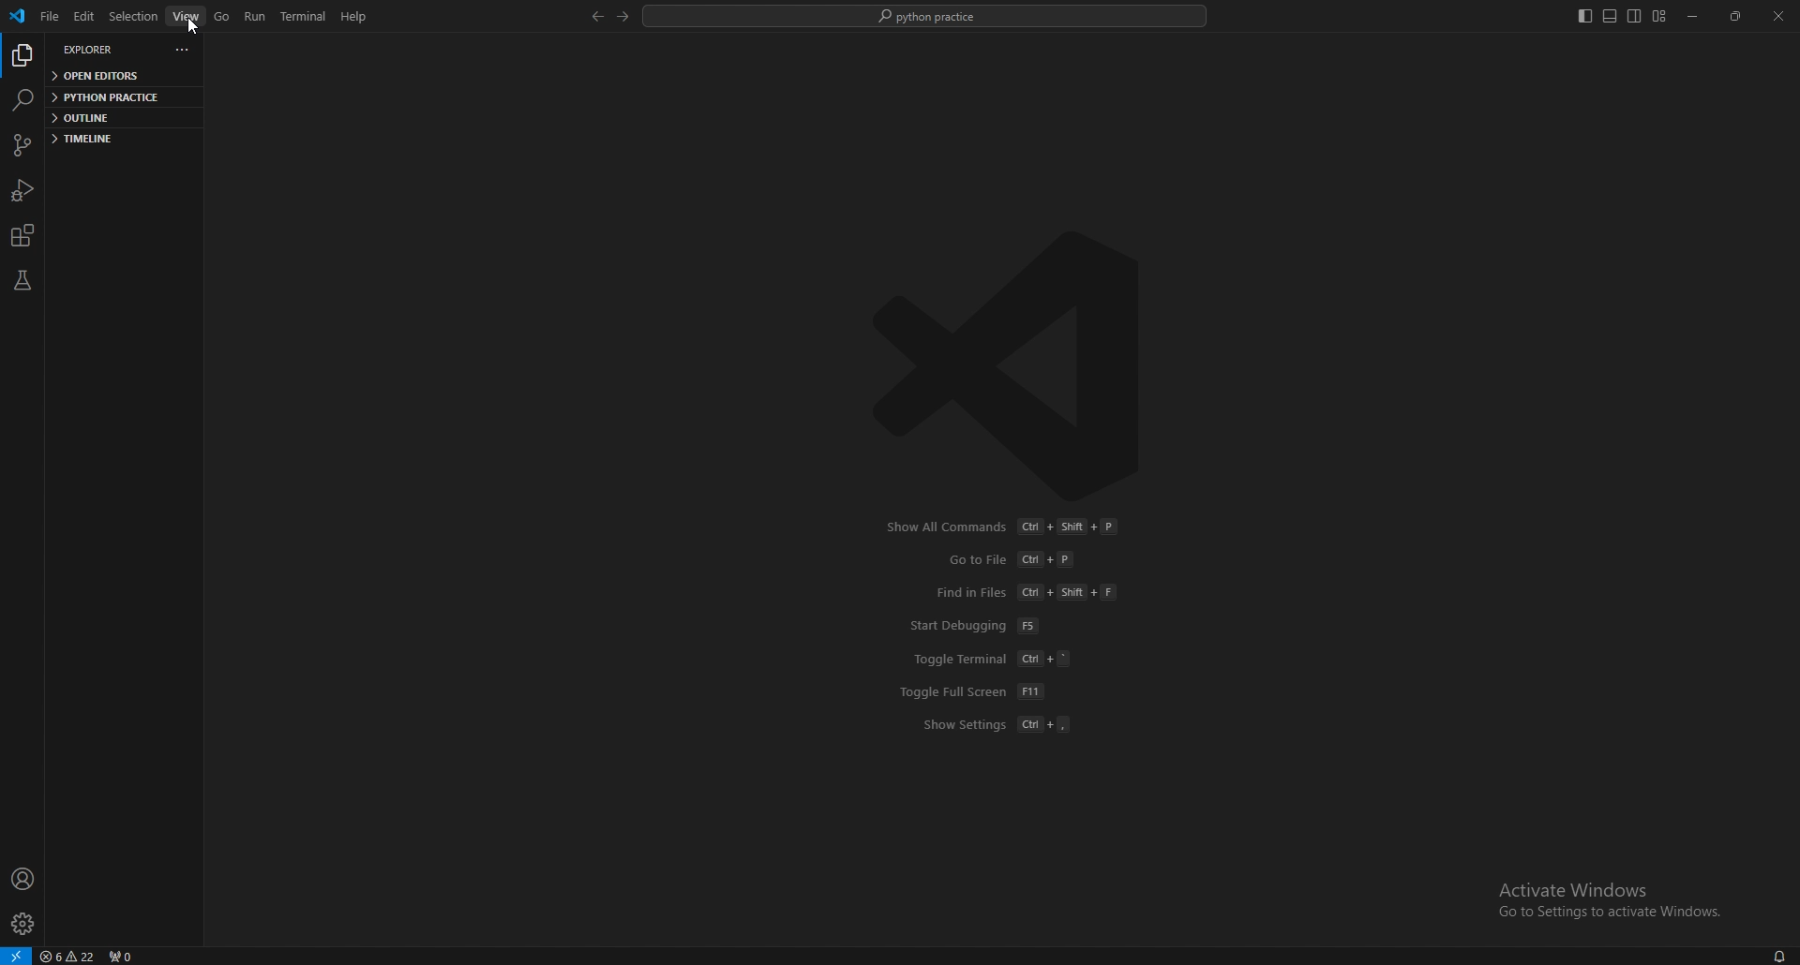 This screenshot has height=965, width=1800. I want to click on selection, so click(133, 16).